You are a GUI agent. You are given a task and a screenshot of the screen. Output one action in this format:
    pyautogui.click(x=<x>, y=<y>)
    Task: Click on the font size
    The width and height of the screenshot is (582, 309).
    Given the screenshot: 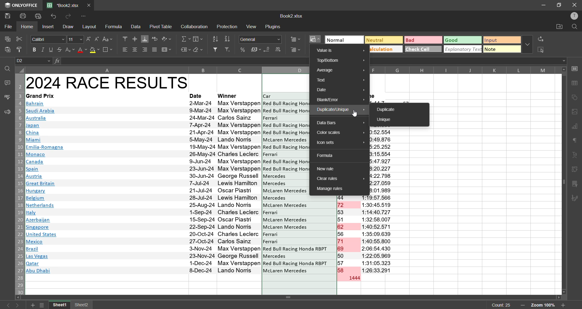 What is the action you would take?
    pyautogui.click(x=75, y=39)
    